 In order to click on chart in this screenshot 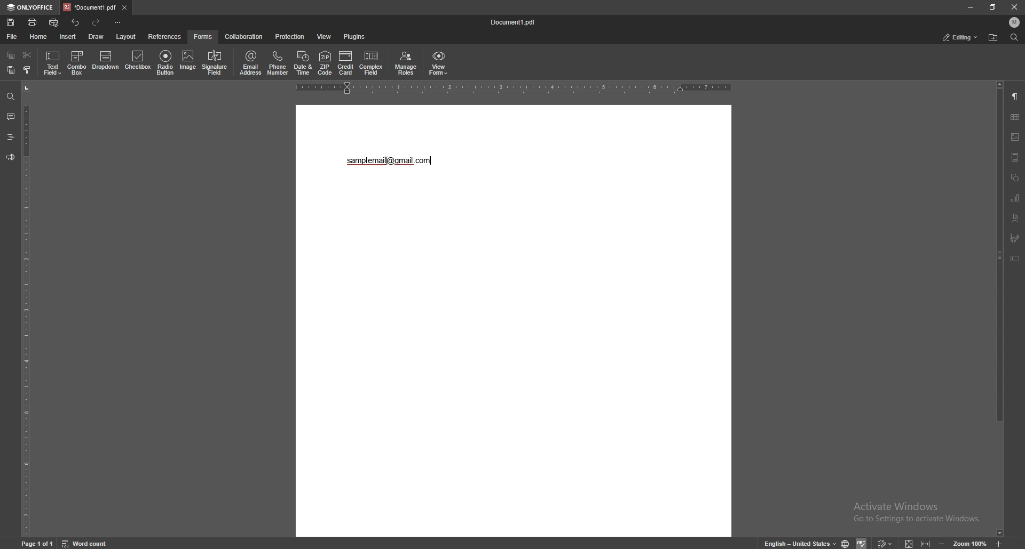, I will do `click(1016, 198)`.